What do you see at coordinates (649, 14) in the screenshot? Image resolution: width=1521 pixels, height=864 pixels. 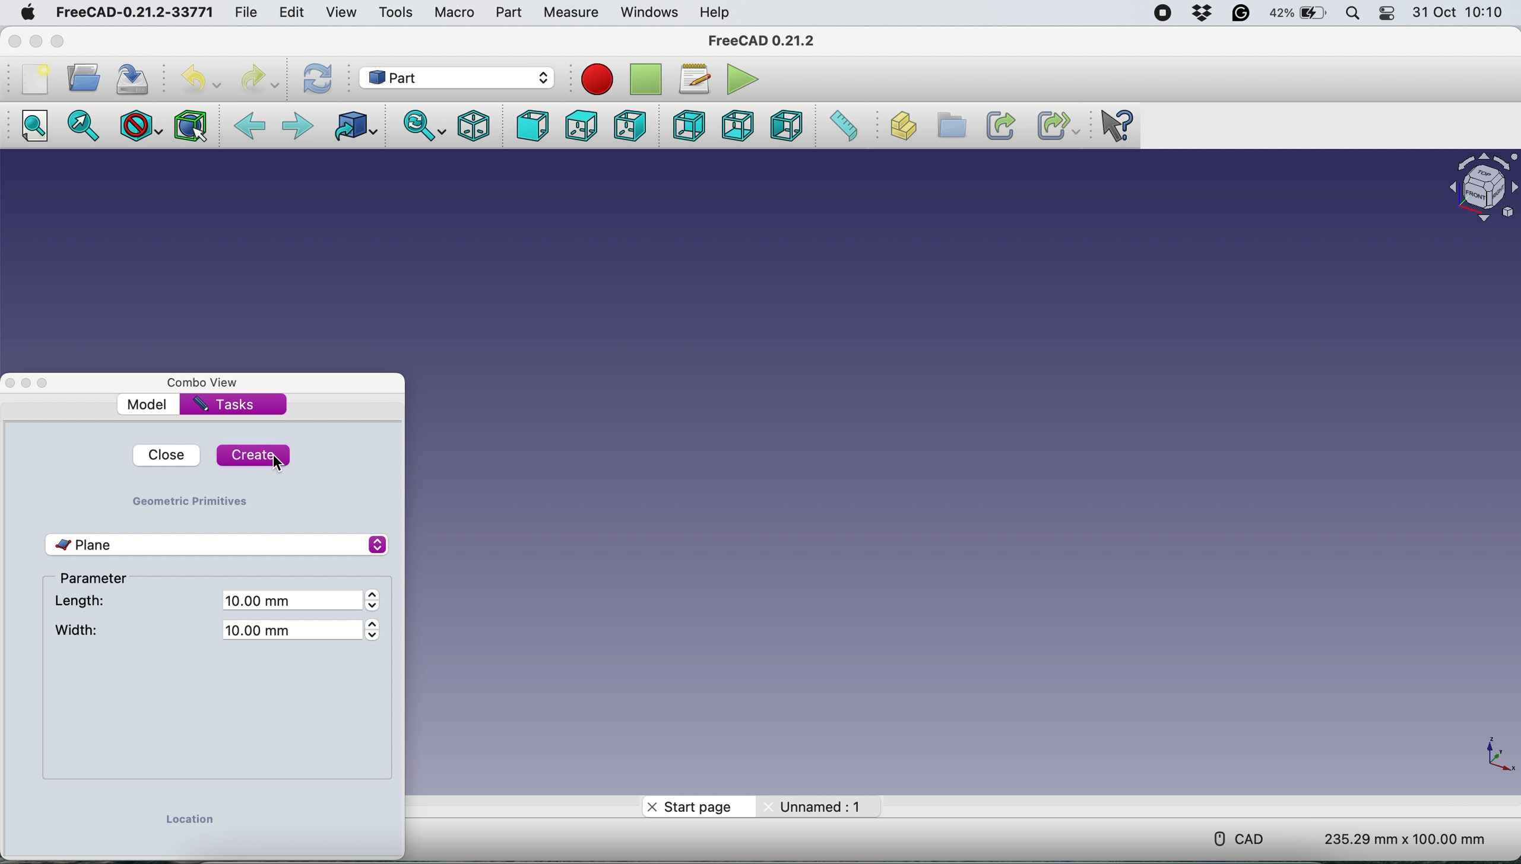 I see `Windows` at bounding box center [649, 14].